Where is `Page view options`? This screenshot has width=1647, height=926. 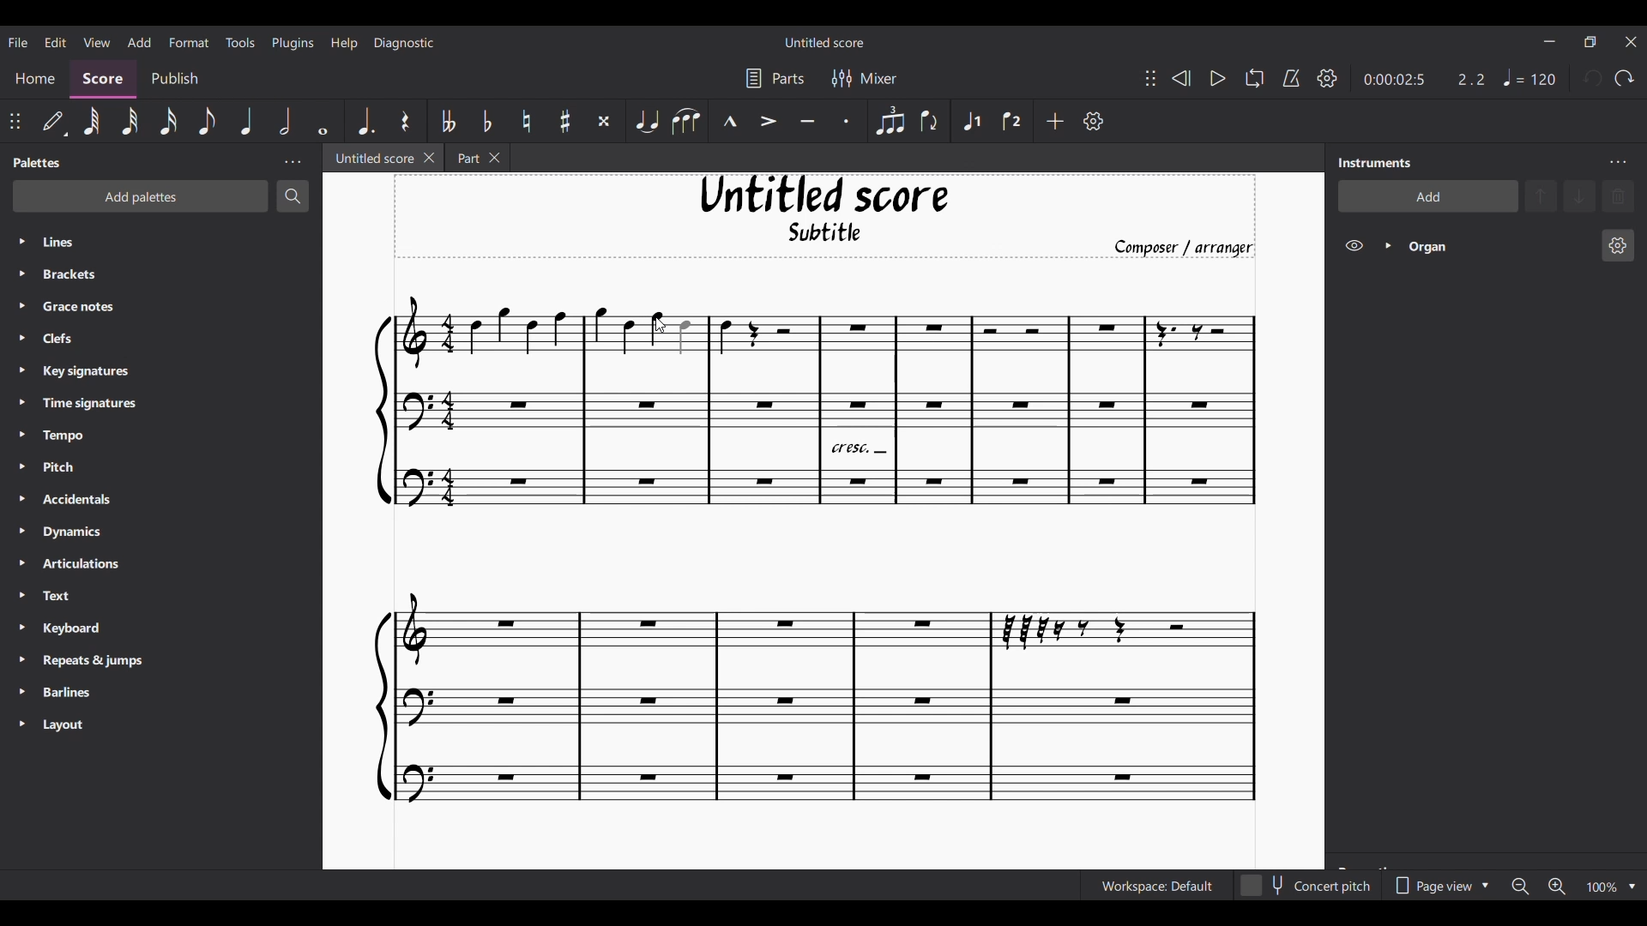
Page view options is located at coordinates (1439, 886).